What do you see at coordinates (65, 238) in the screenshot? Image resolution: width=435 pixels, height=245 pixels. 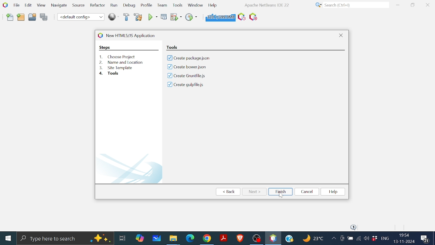 I see `Type here to search` at bounding box center [65, 238].